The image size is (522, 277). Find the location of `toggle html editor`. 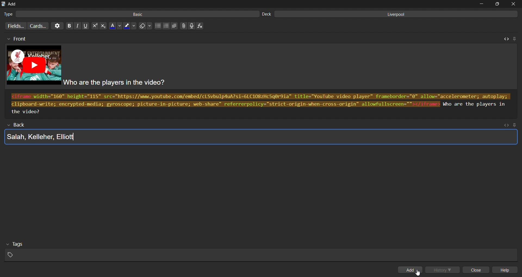

toggle html editor is located at coordinates (506, 125).